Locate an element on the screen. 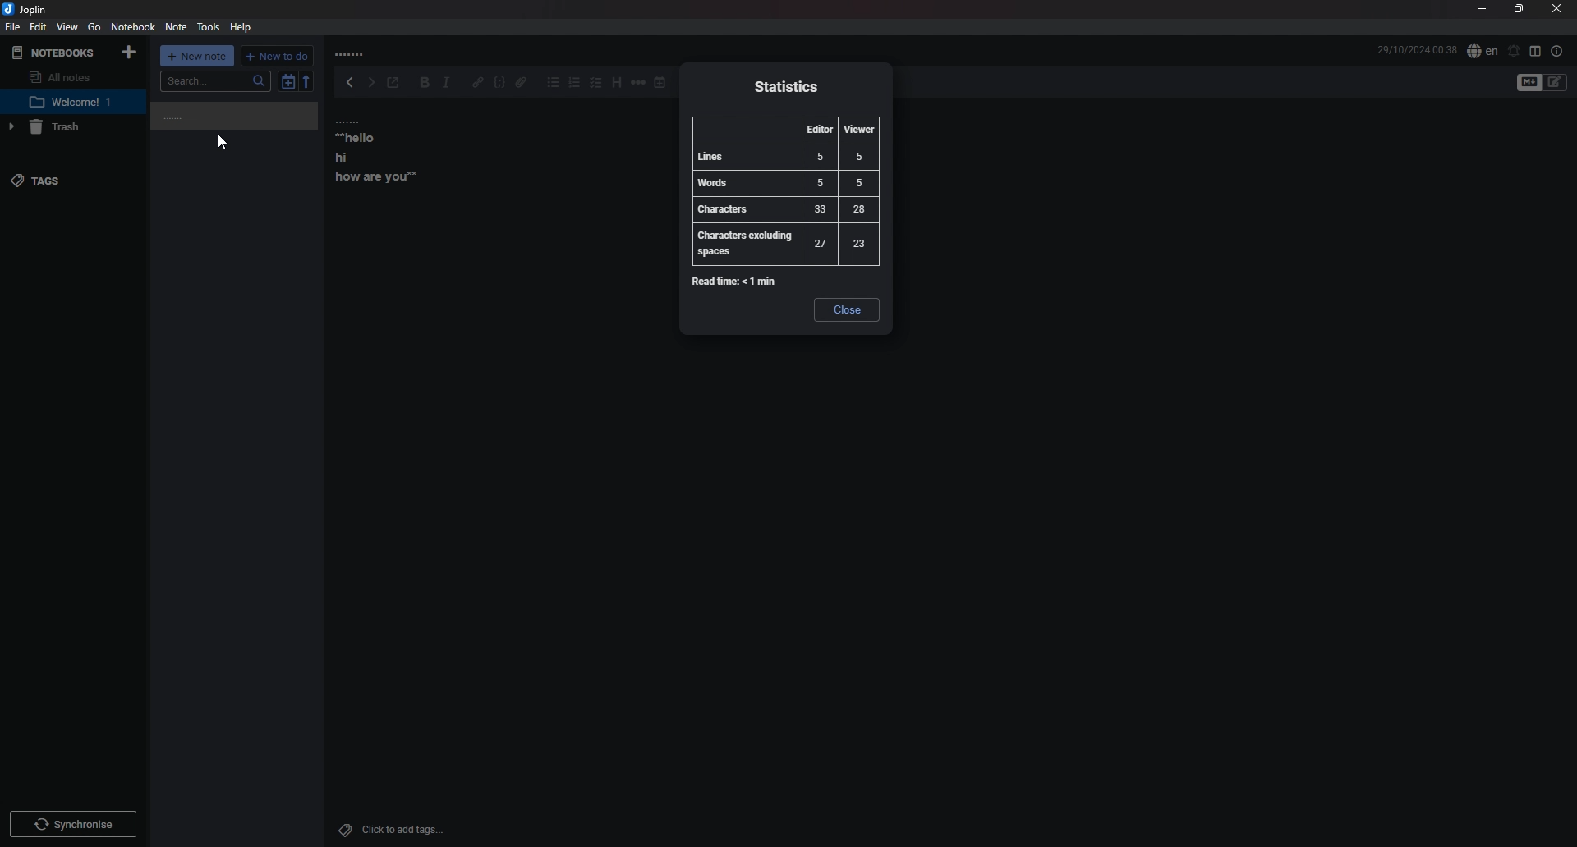 The height and width of the screenshot is (847, 1577). All notes is located at coordinates (65, 76).